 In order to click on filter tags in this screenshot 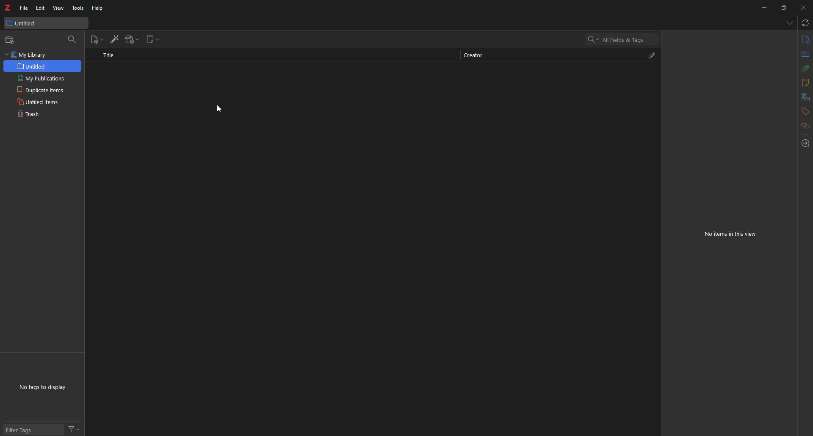, I will do `click(23, 430)`.